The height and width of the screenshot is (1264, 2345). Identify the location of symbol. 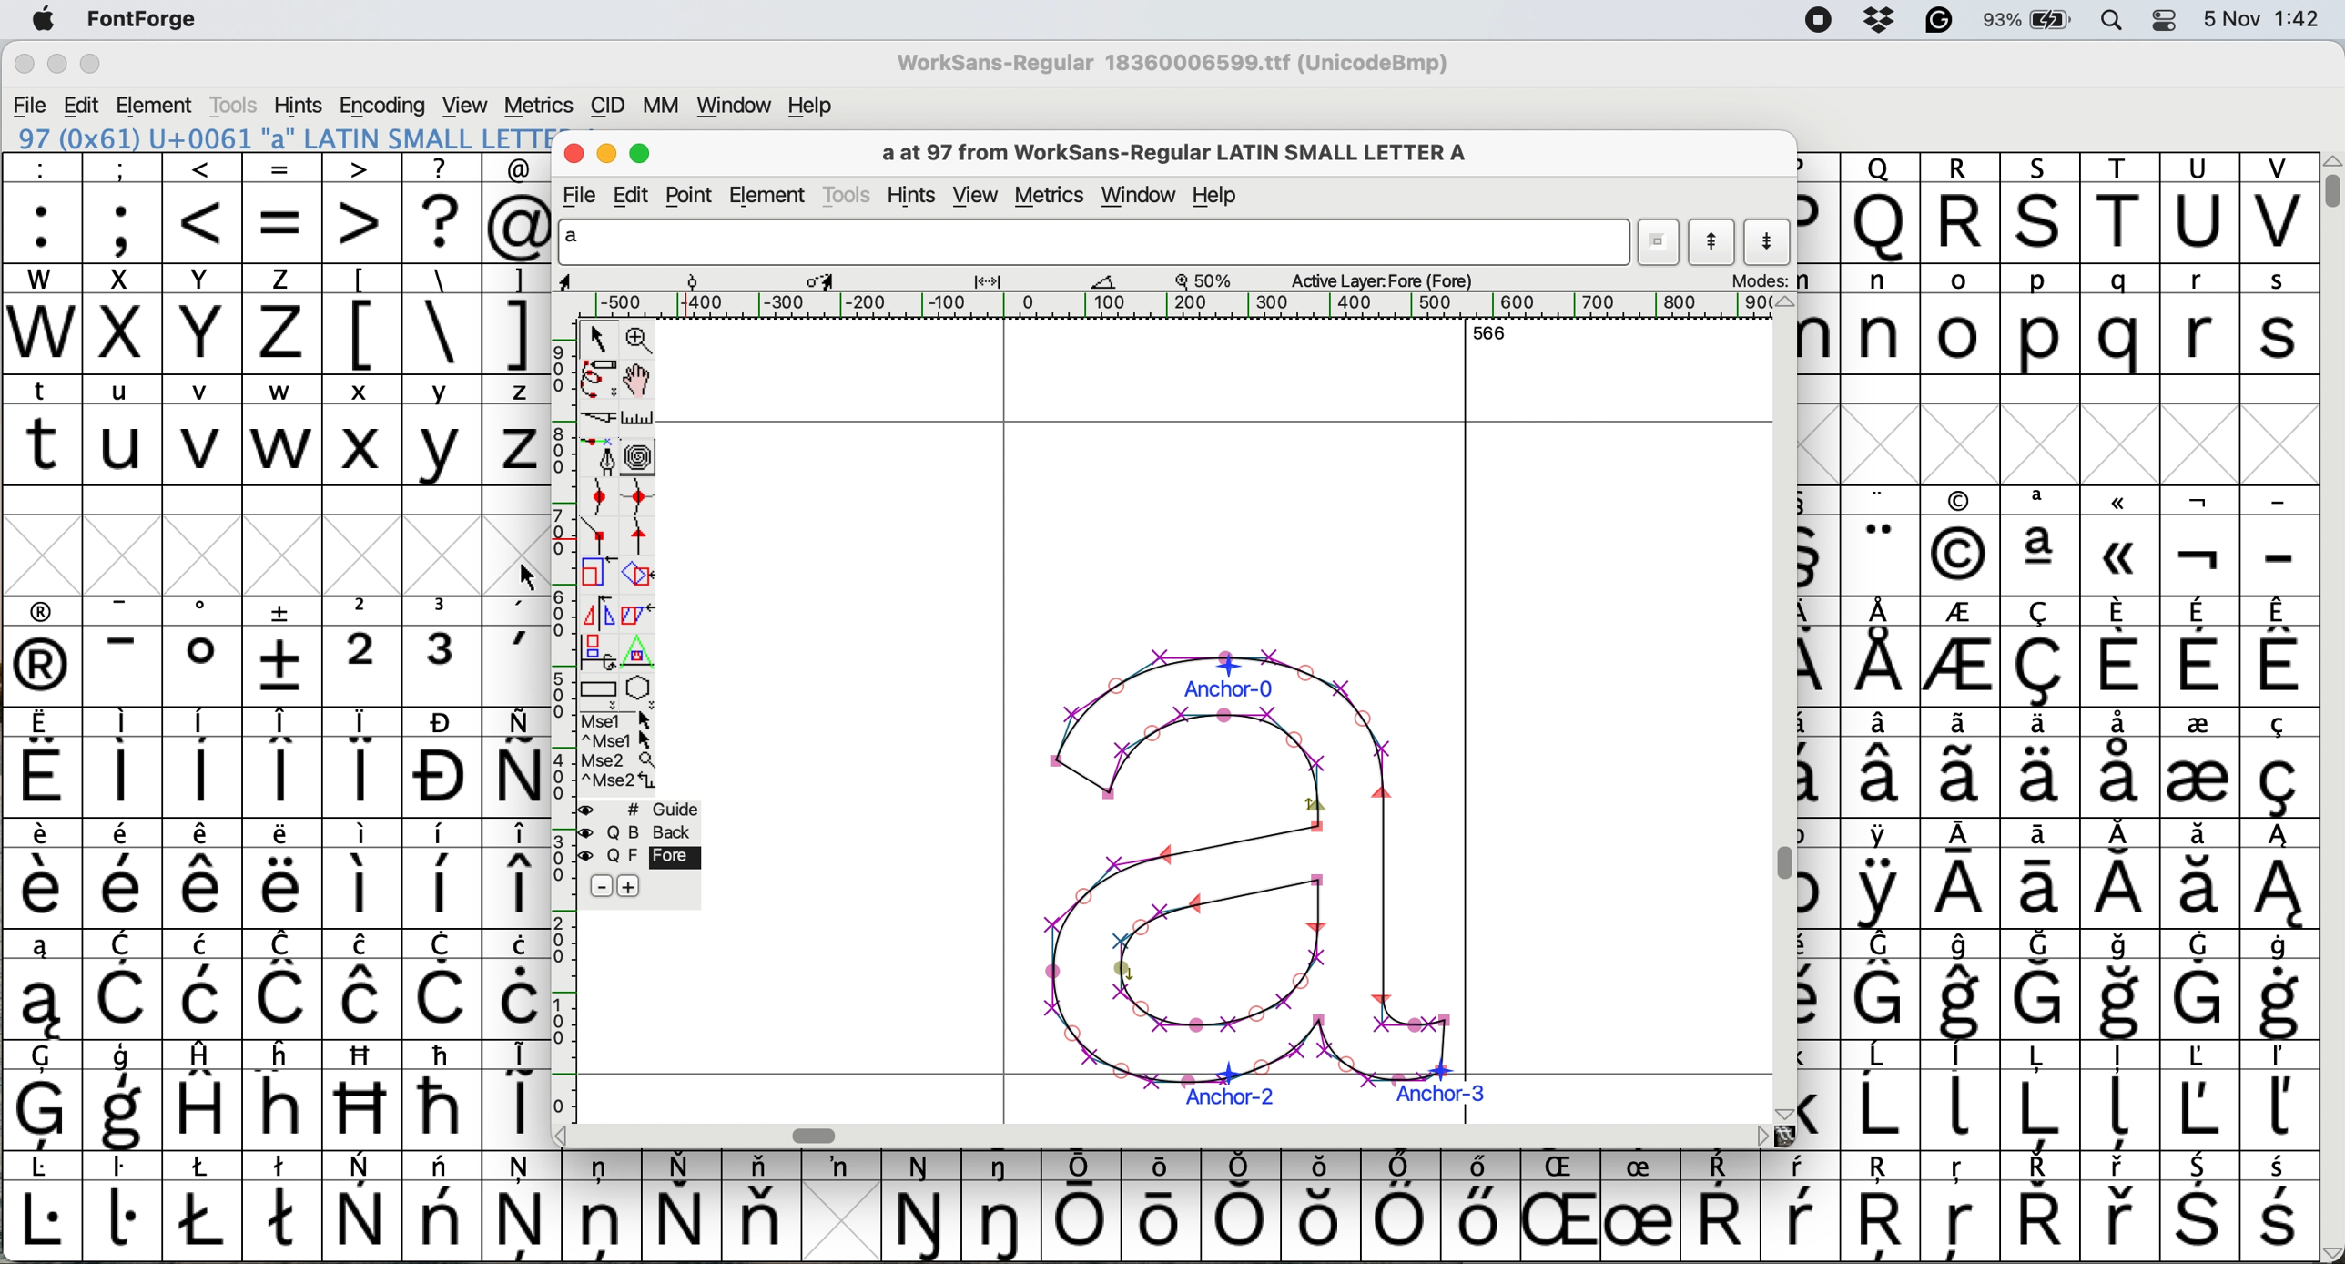
(205, 874).